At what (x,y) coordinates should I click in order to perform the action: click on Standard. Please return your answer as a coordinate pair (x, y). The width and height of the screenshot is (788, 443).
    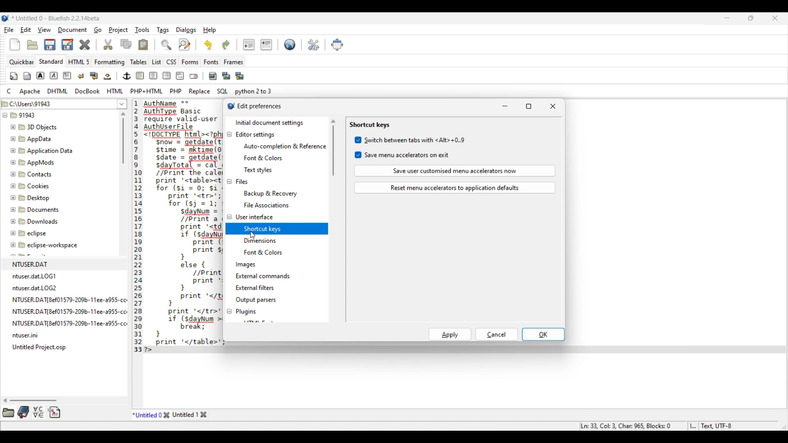
    Looking at the image, I should click on (51, 62).